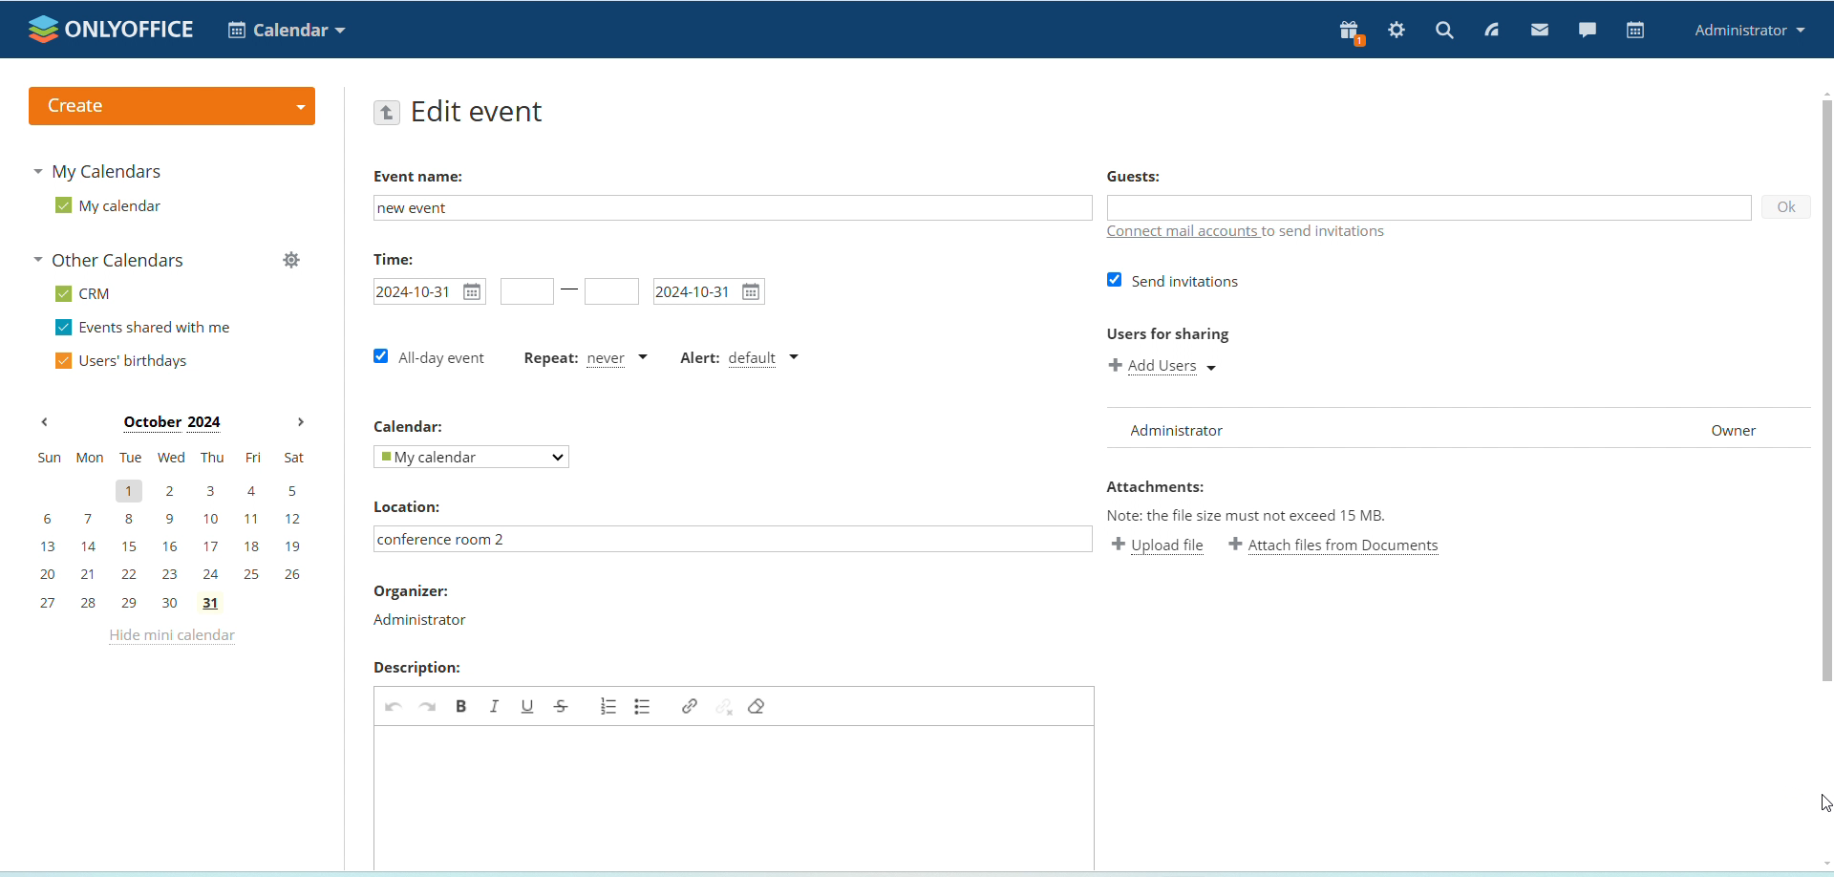 The width and height of the screenshot is (1834, 877). I want to click on all day event checkbox, so click(427, 356).